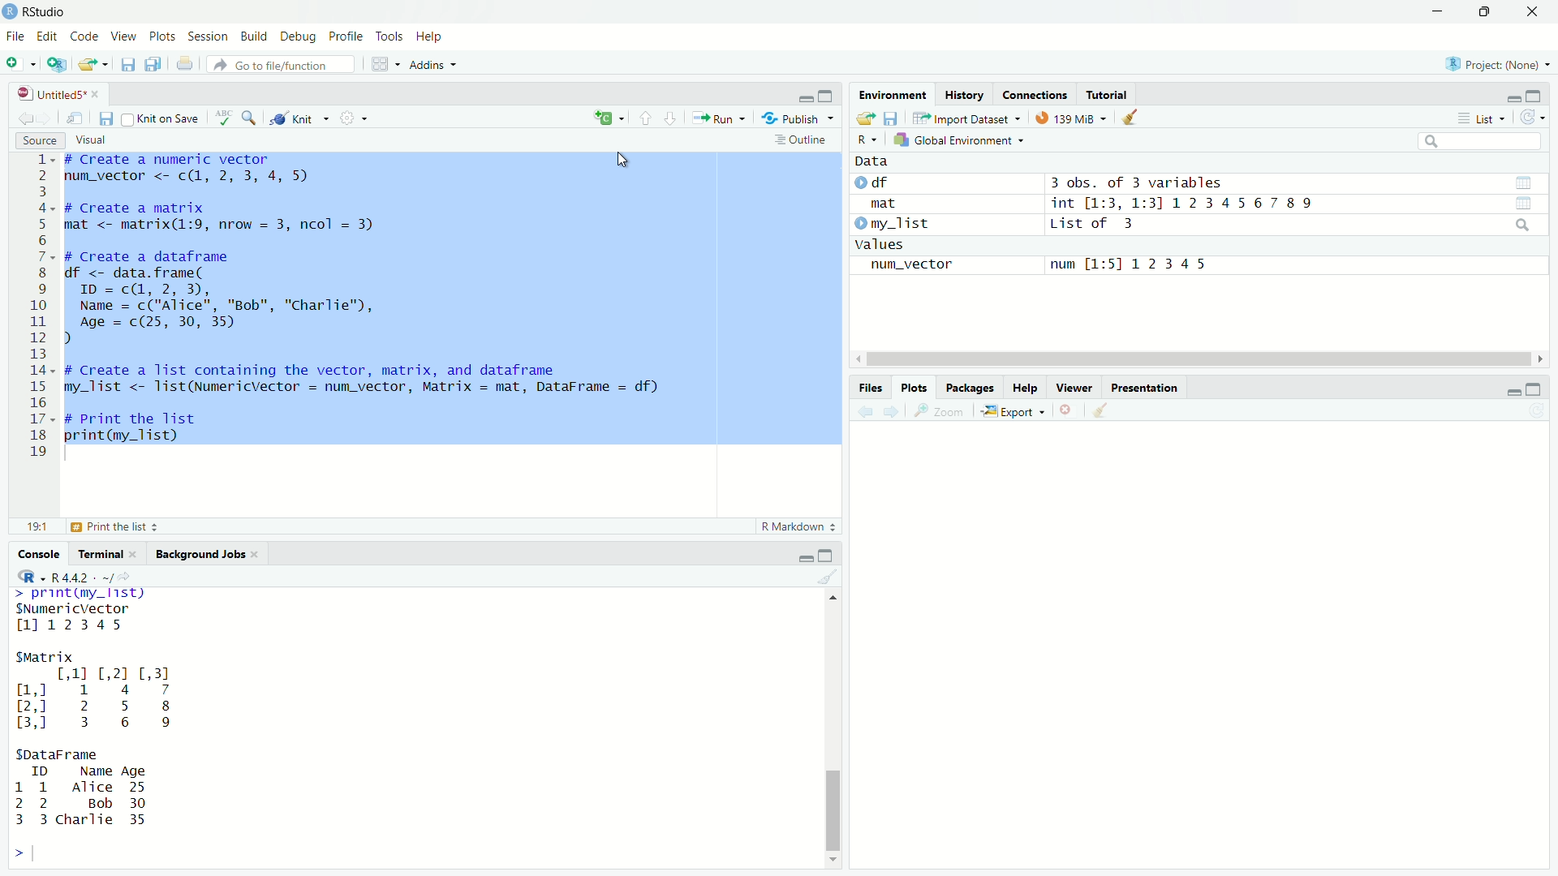 The height and width of the screenshot is (876, 1558). What do you see at coordinates (831, 553) in the screenshot?
I see `maximise` at bounding box center [831, 553].